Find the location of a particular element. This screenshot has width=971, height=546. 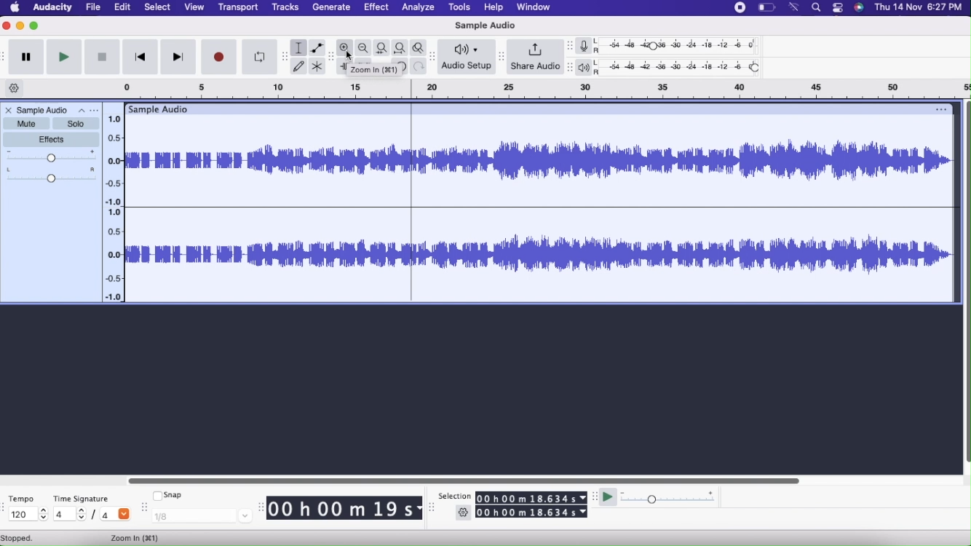

Tracks is located at coordinates (285, 7).